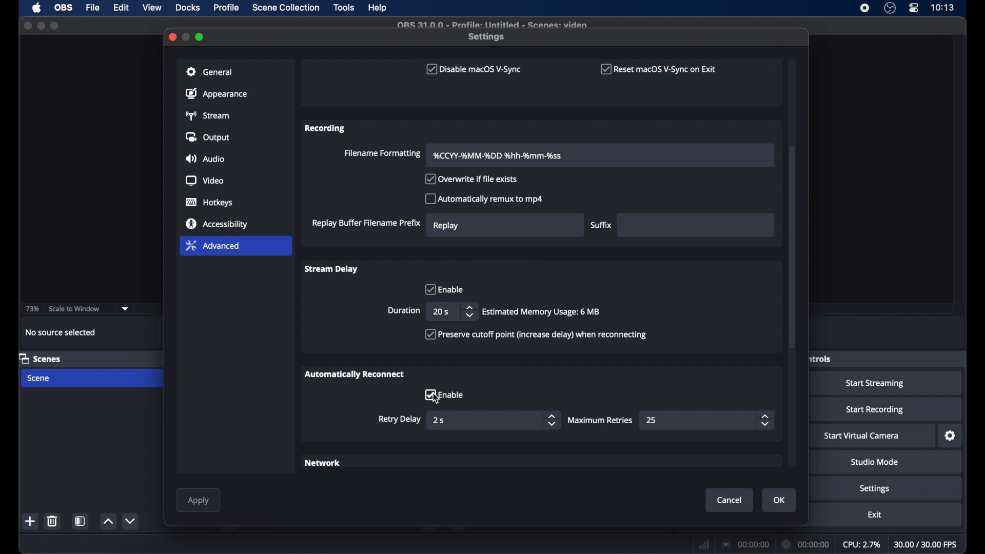  Describe the element at coordinates (951, 436) in the screenshot. I see `settings` at that location.